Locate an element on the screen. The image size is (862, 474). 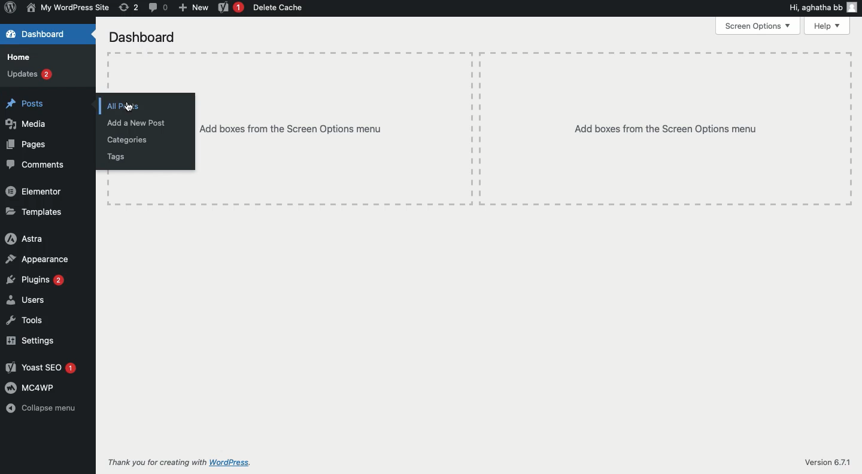
Add a new post is located at coordinates (135, 123).